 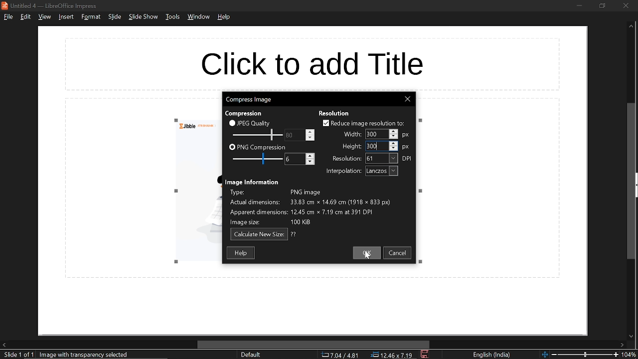 I want to click on format, so click(x=91, y=17).